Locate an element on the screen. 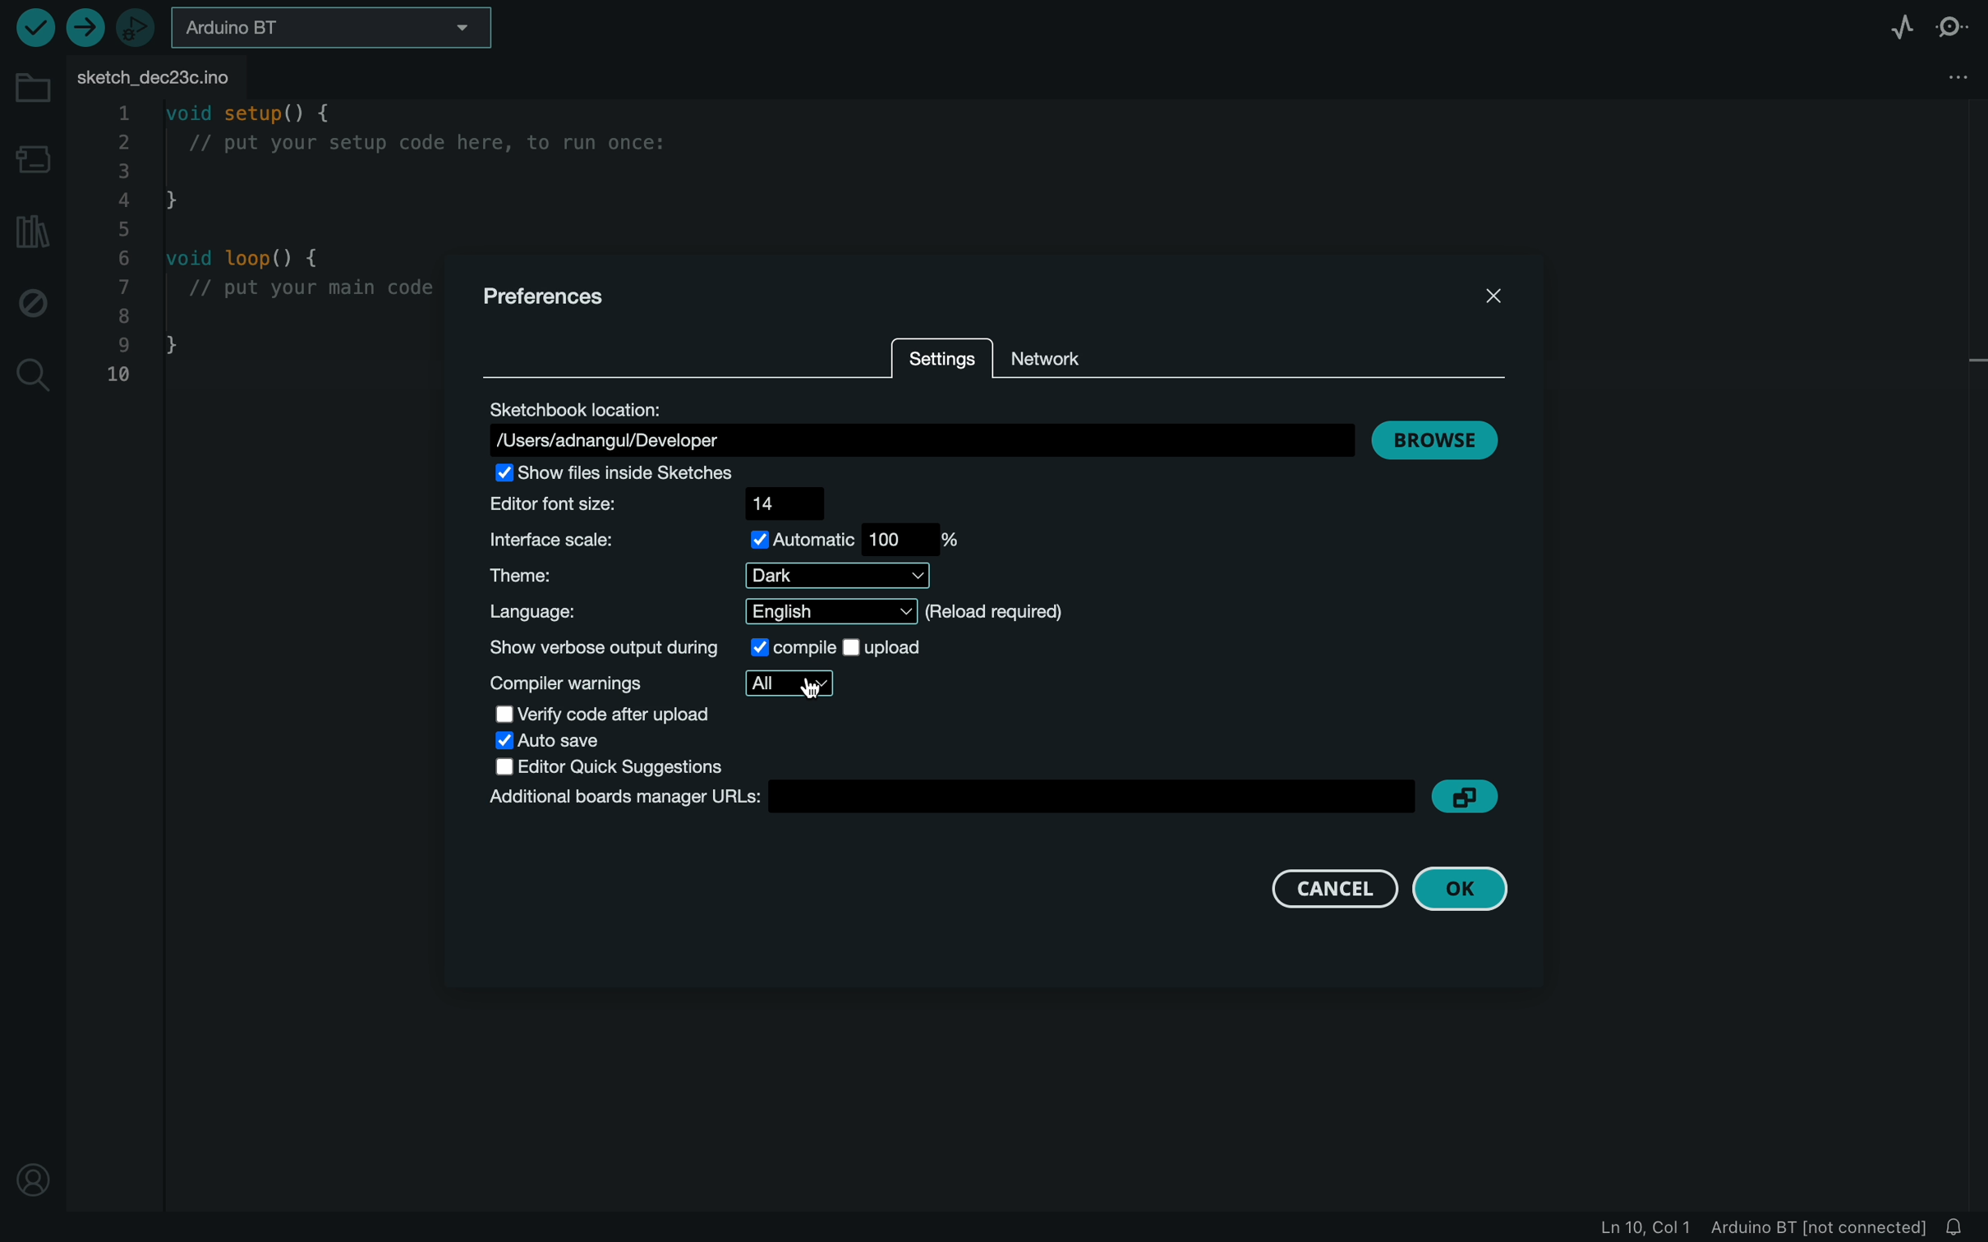 This screenshot has width=1988, height=1242. preferences is located at coordinates (559, 300).